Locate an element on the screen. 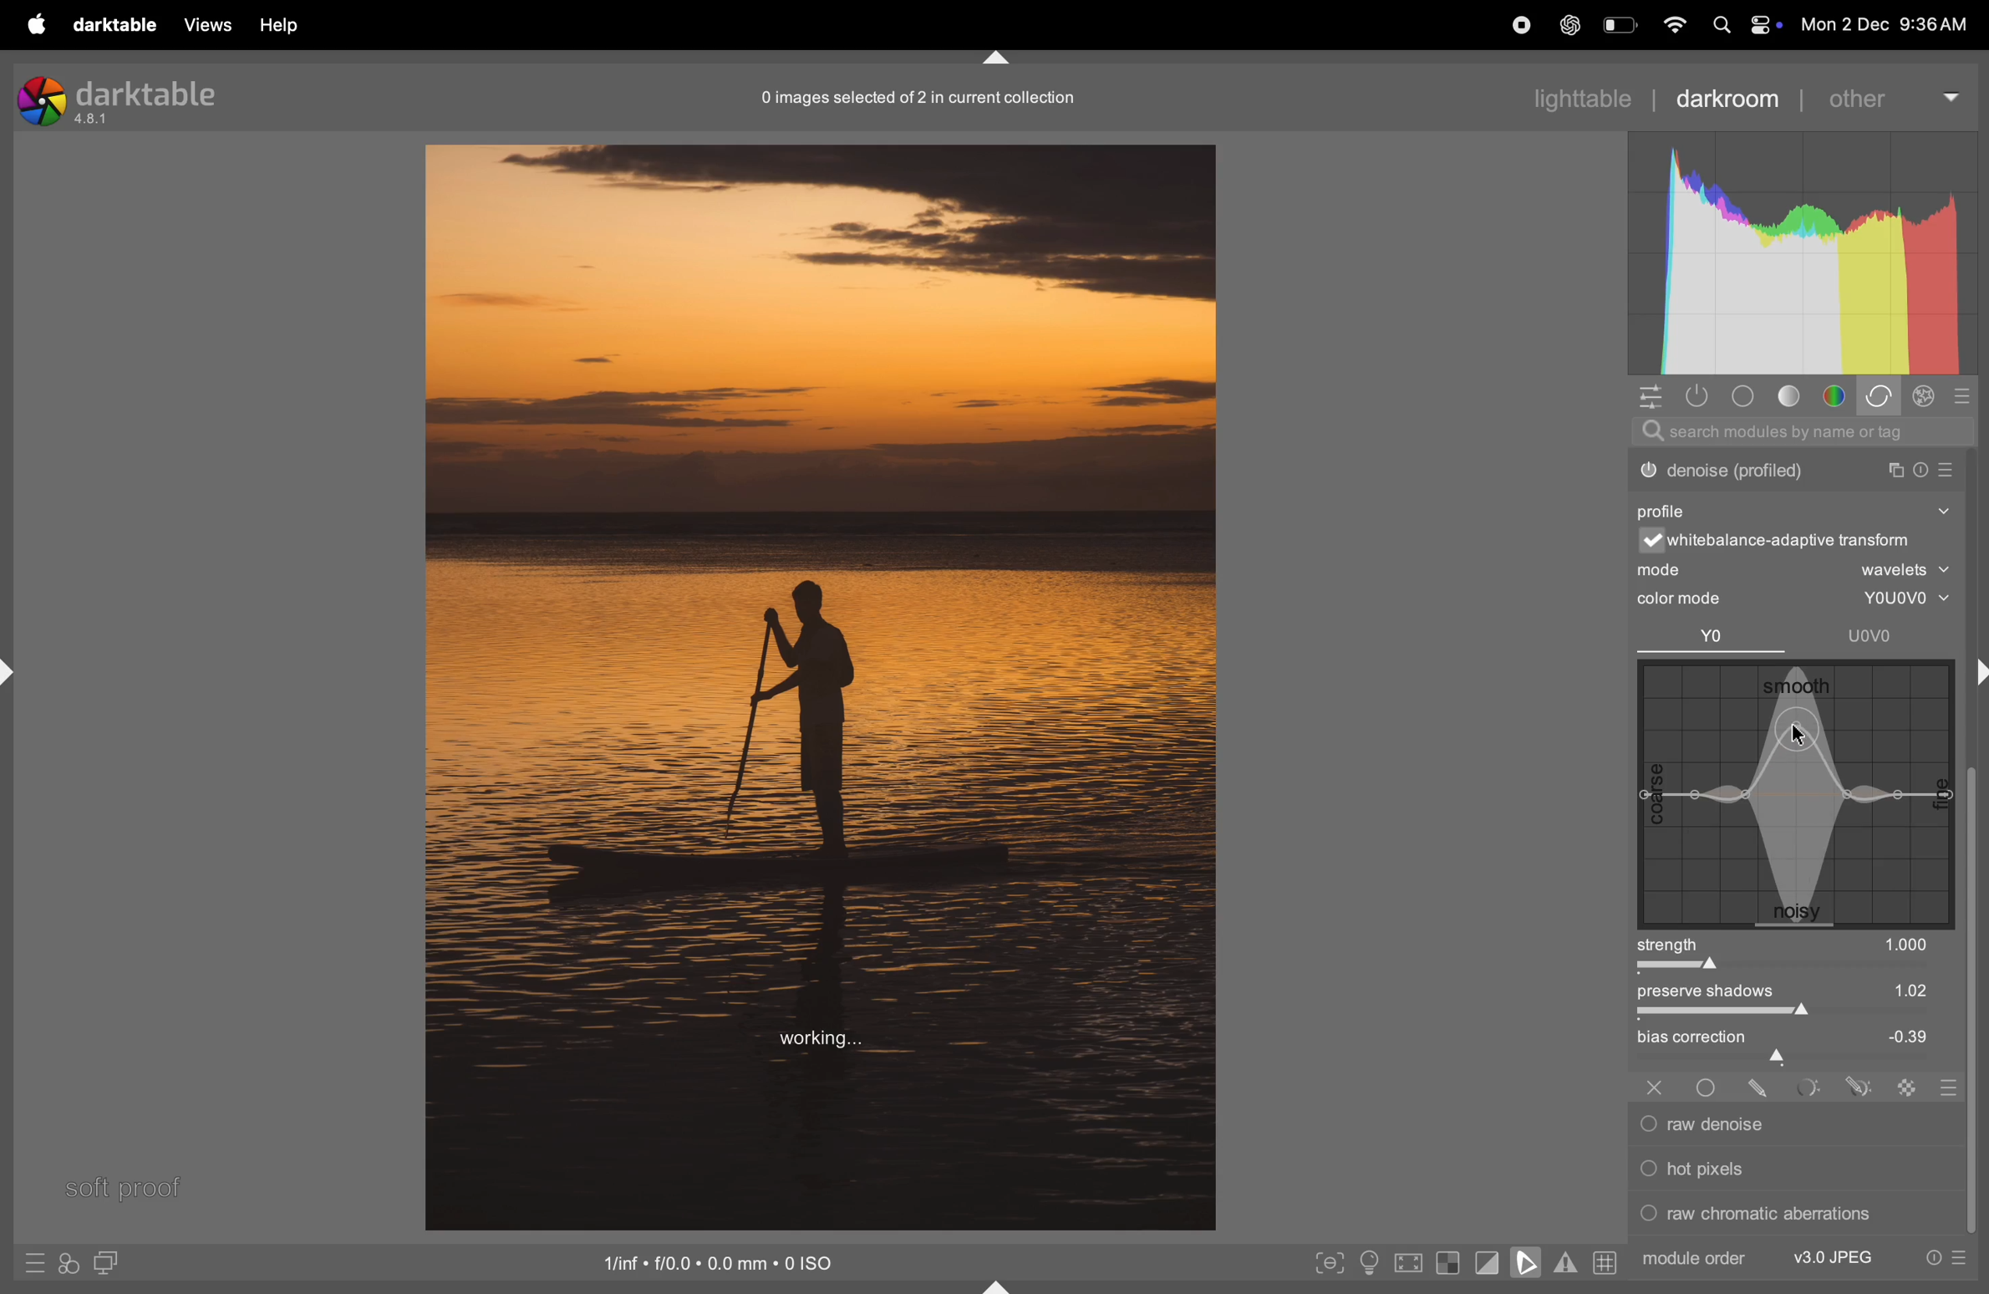 The width and height of the screenshot is (1989, 1294). 1000 is located at coordinates (1907, 945).